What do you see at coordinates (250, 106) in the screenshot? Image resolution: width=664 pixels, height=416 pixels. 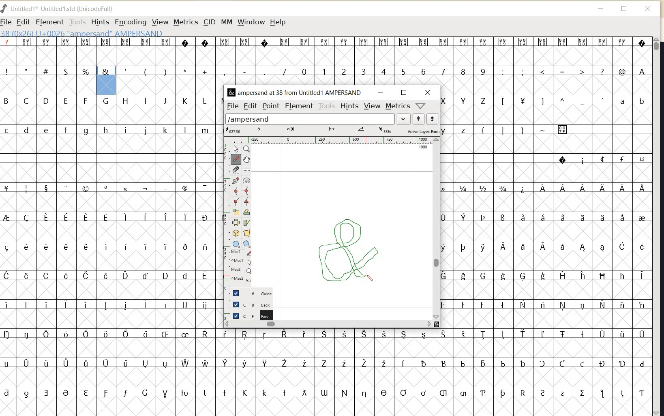 I see `EDIT` at bounding box center [250, 106].